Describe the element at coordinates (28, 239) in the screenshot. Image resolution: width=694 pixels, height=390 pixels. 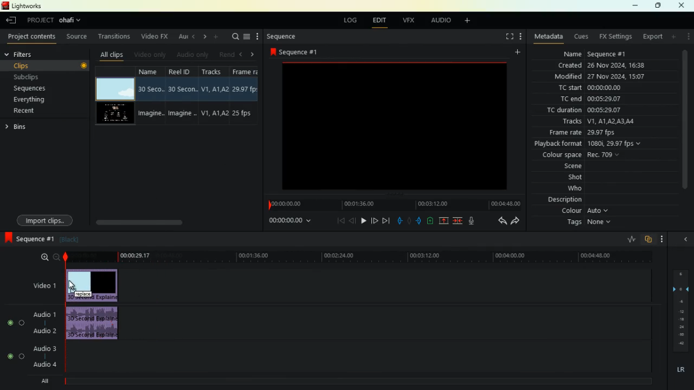
I see `sequence` at that location.